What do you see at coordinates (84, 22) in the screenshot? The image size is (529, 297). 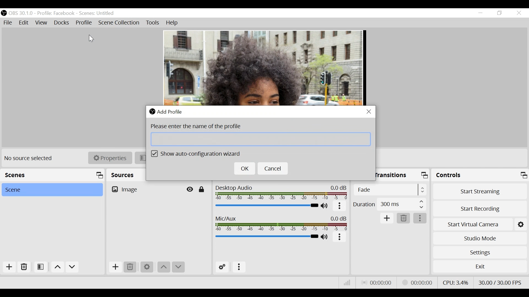 I see `Profile` at bounding box center [84, 22].